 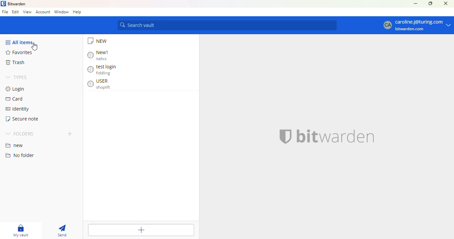 I want to click on identity, so click(x=17, y=109).